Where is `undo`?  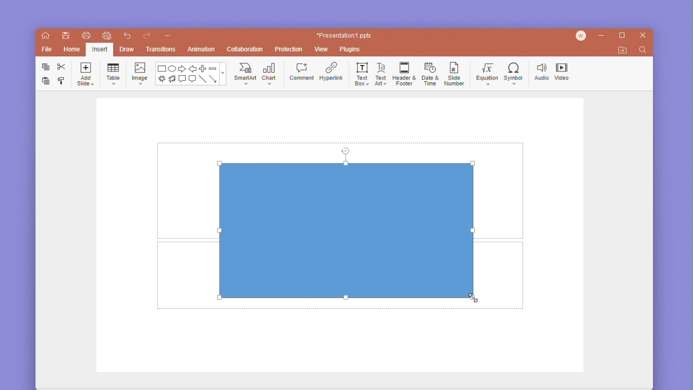 undo is located at coordinates (126, 35).